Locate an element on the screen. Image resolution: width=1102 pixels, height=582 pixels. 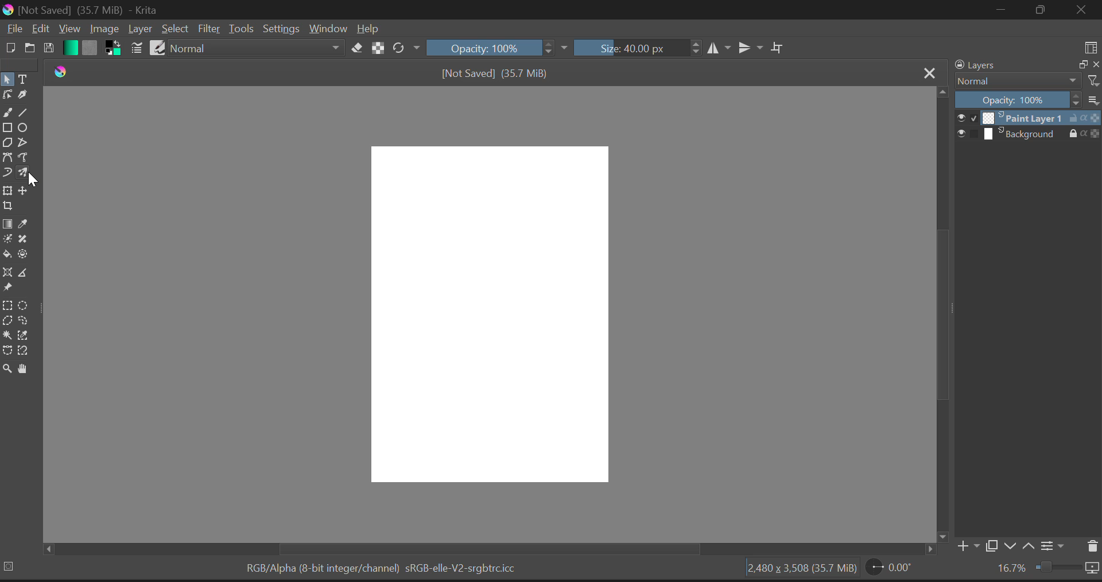
Erase is located at coordinates (358, 49).